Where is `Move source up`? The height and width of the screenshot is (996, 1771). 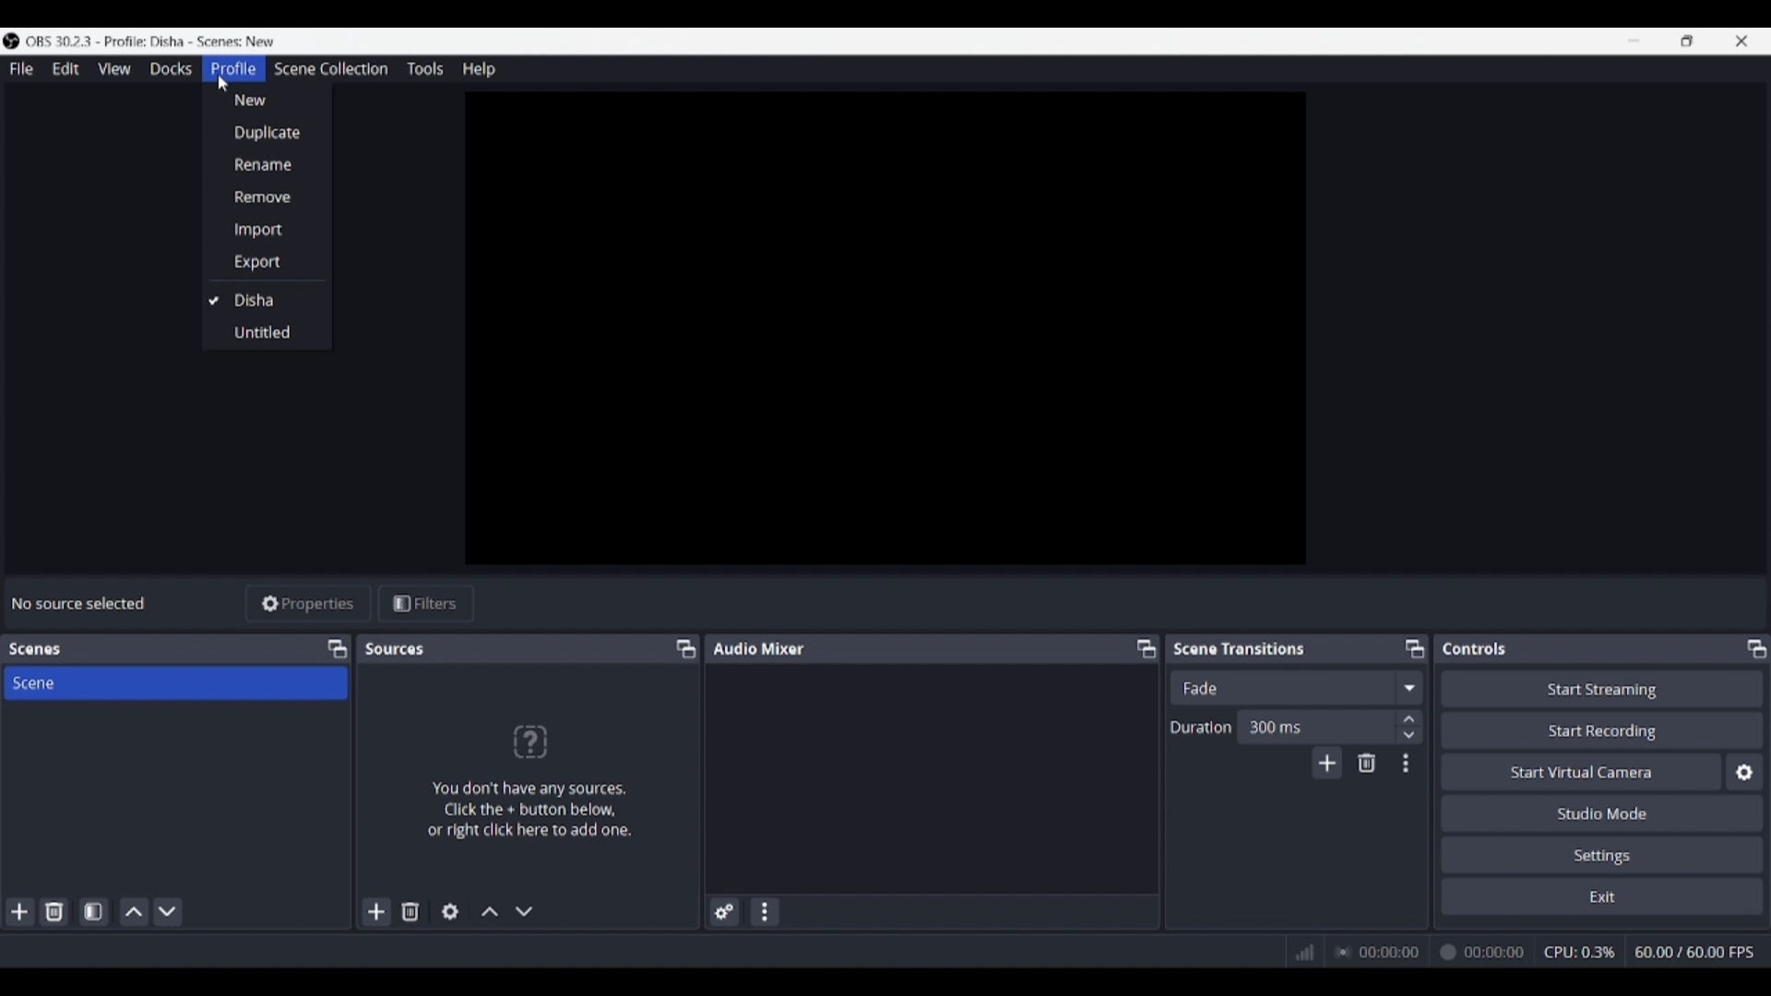
Move source up is located at coordinates (490, 911).